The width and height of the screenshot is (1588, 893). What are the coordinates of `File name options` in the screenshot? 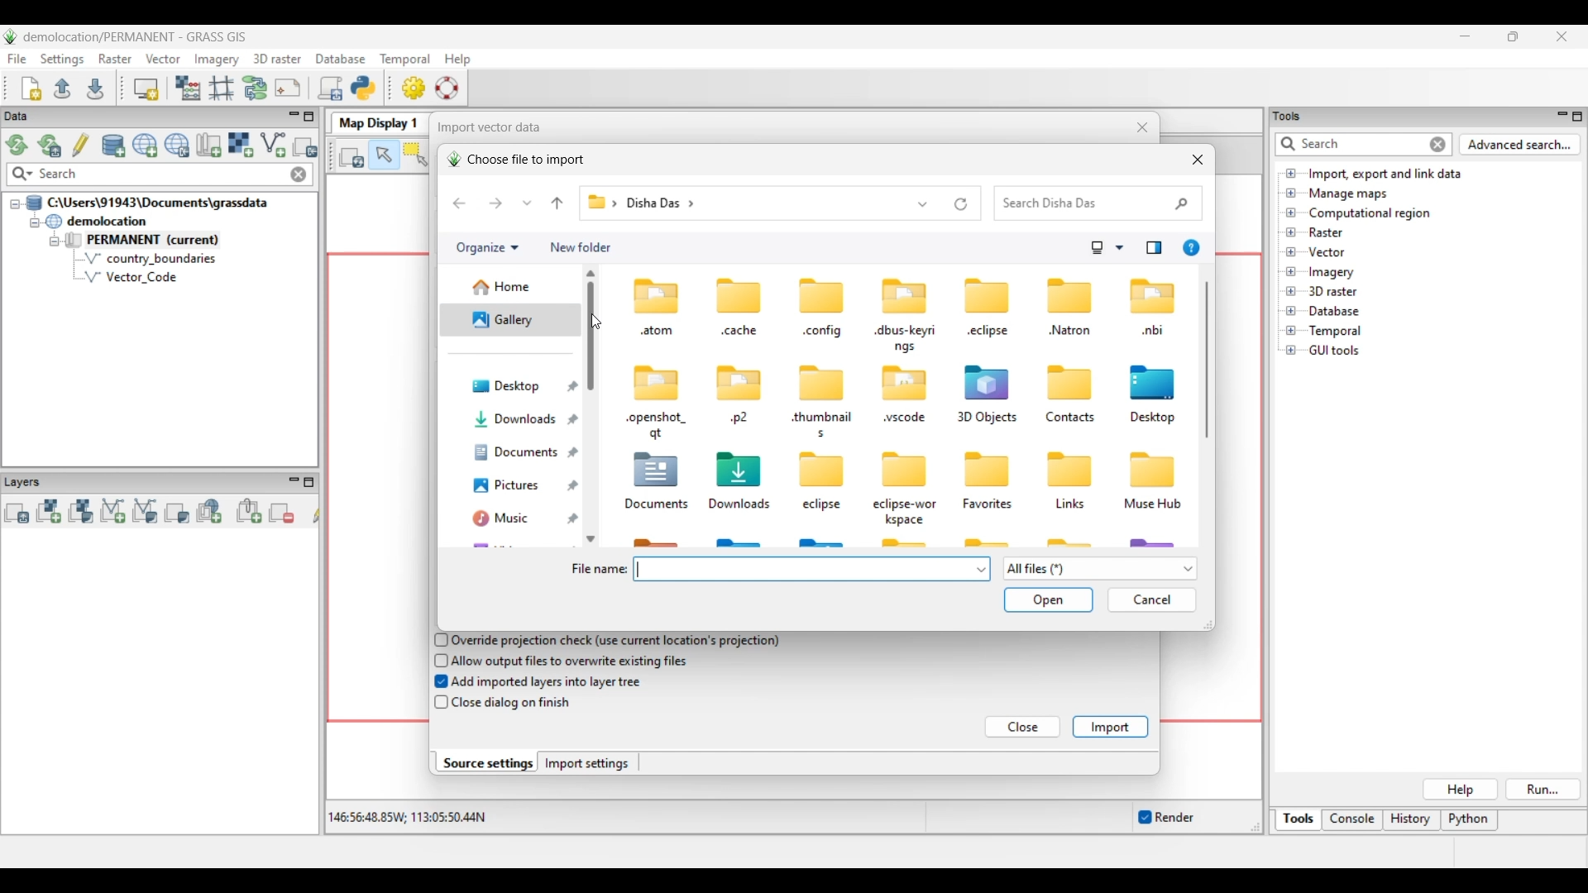 It's located at (982, 570).